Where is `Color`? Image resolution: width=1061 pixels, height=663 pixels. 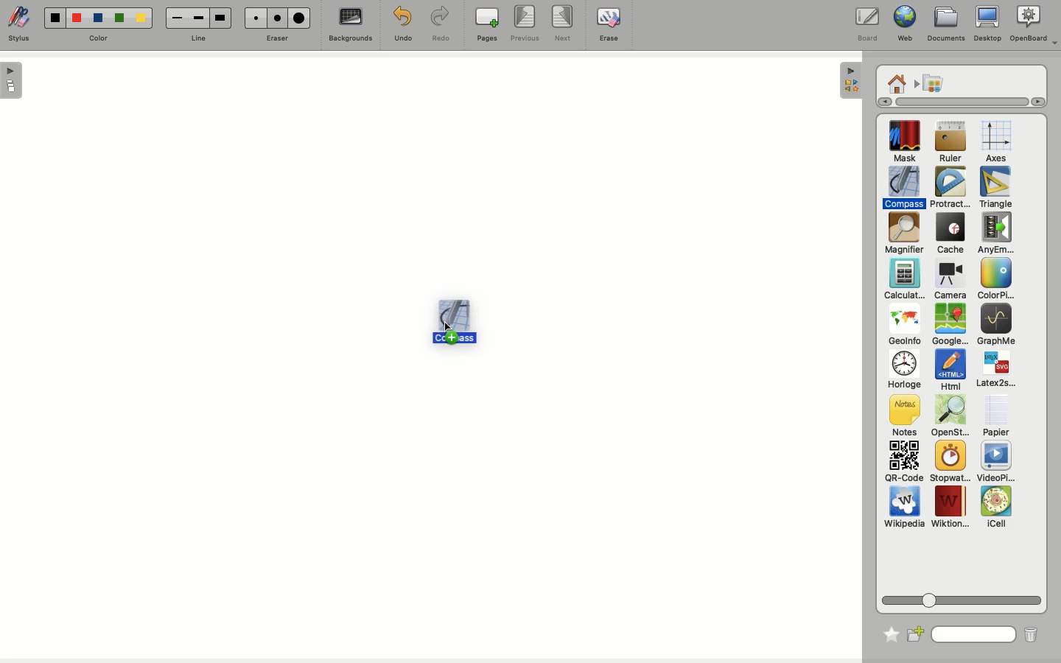 Color is located at coordinates (993, 280).